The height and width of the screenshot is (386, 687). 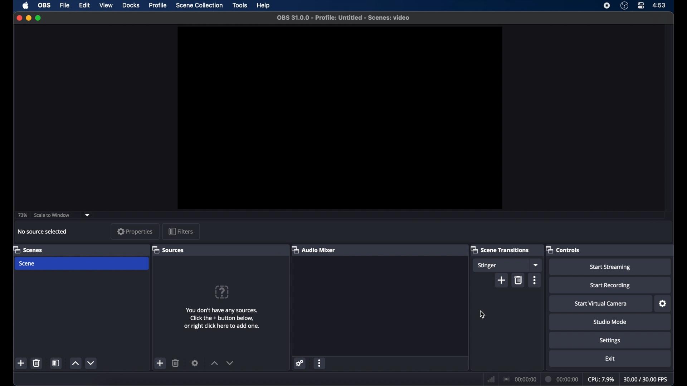 I want to click on controls, so click(x=563, y=249).